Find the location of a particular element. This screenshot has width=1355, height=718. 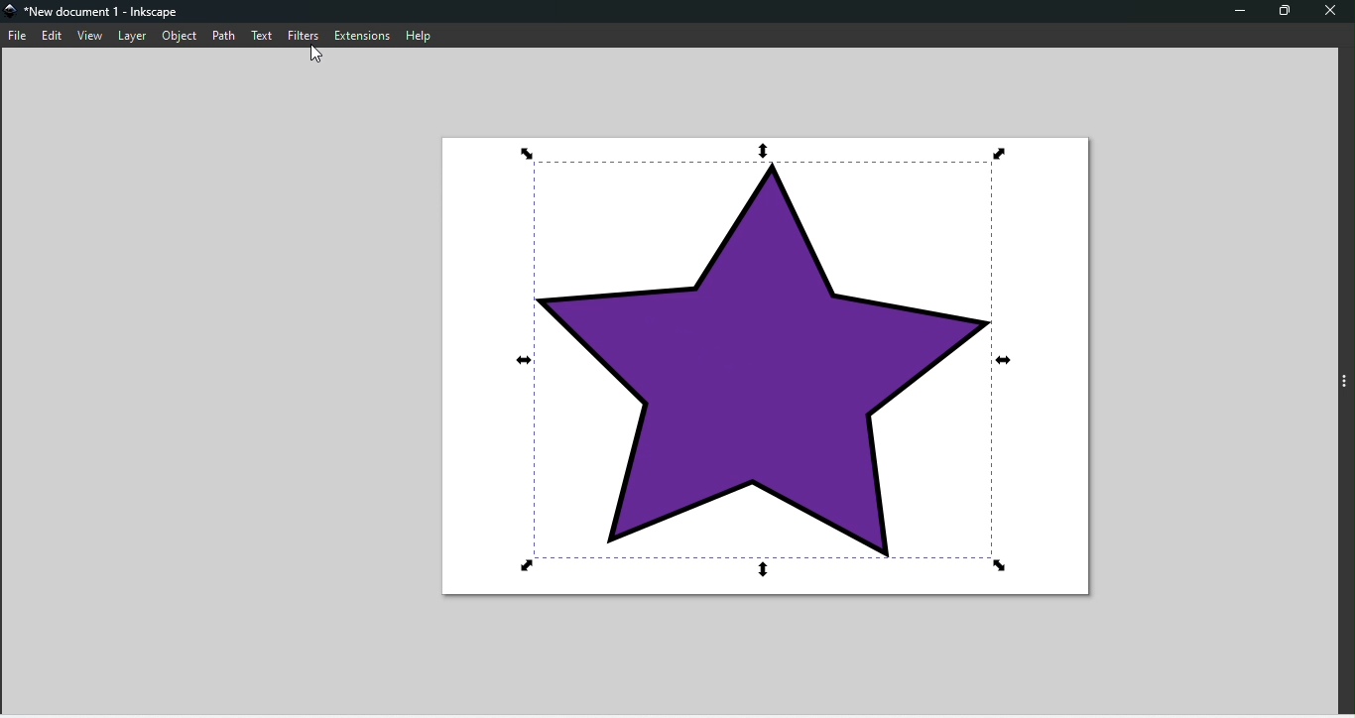

Close is located at coordinates (1335, 10).